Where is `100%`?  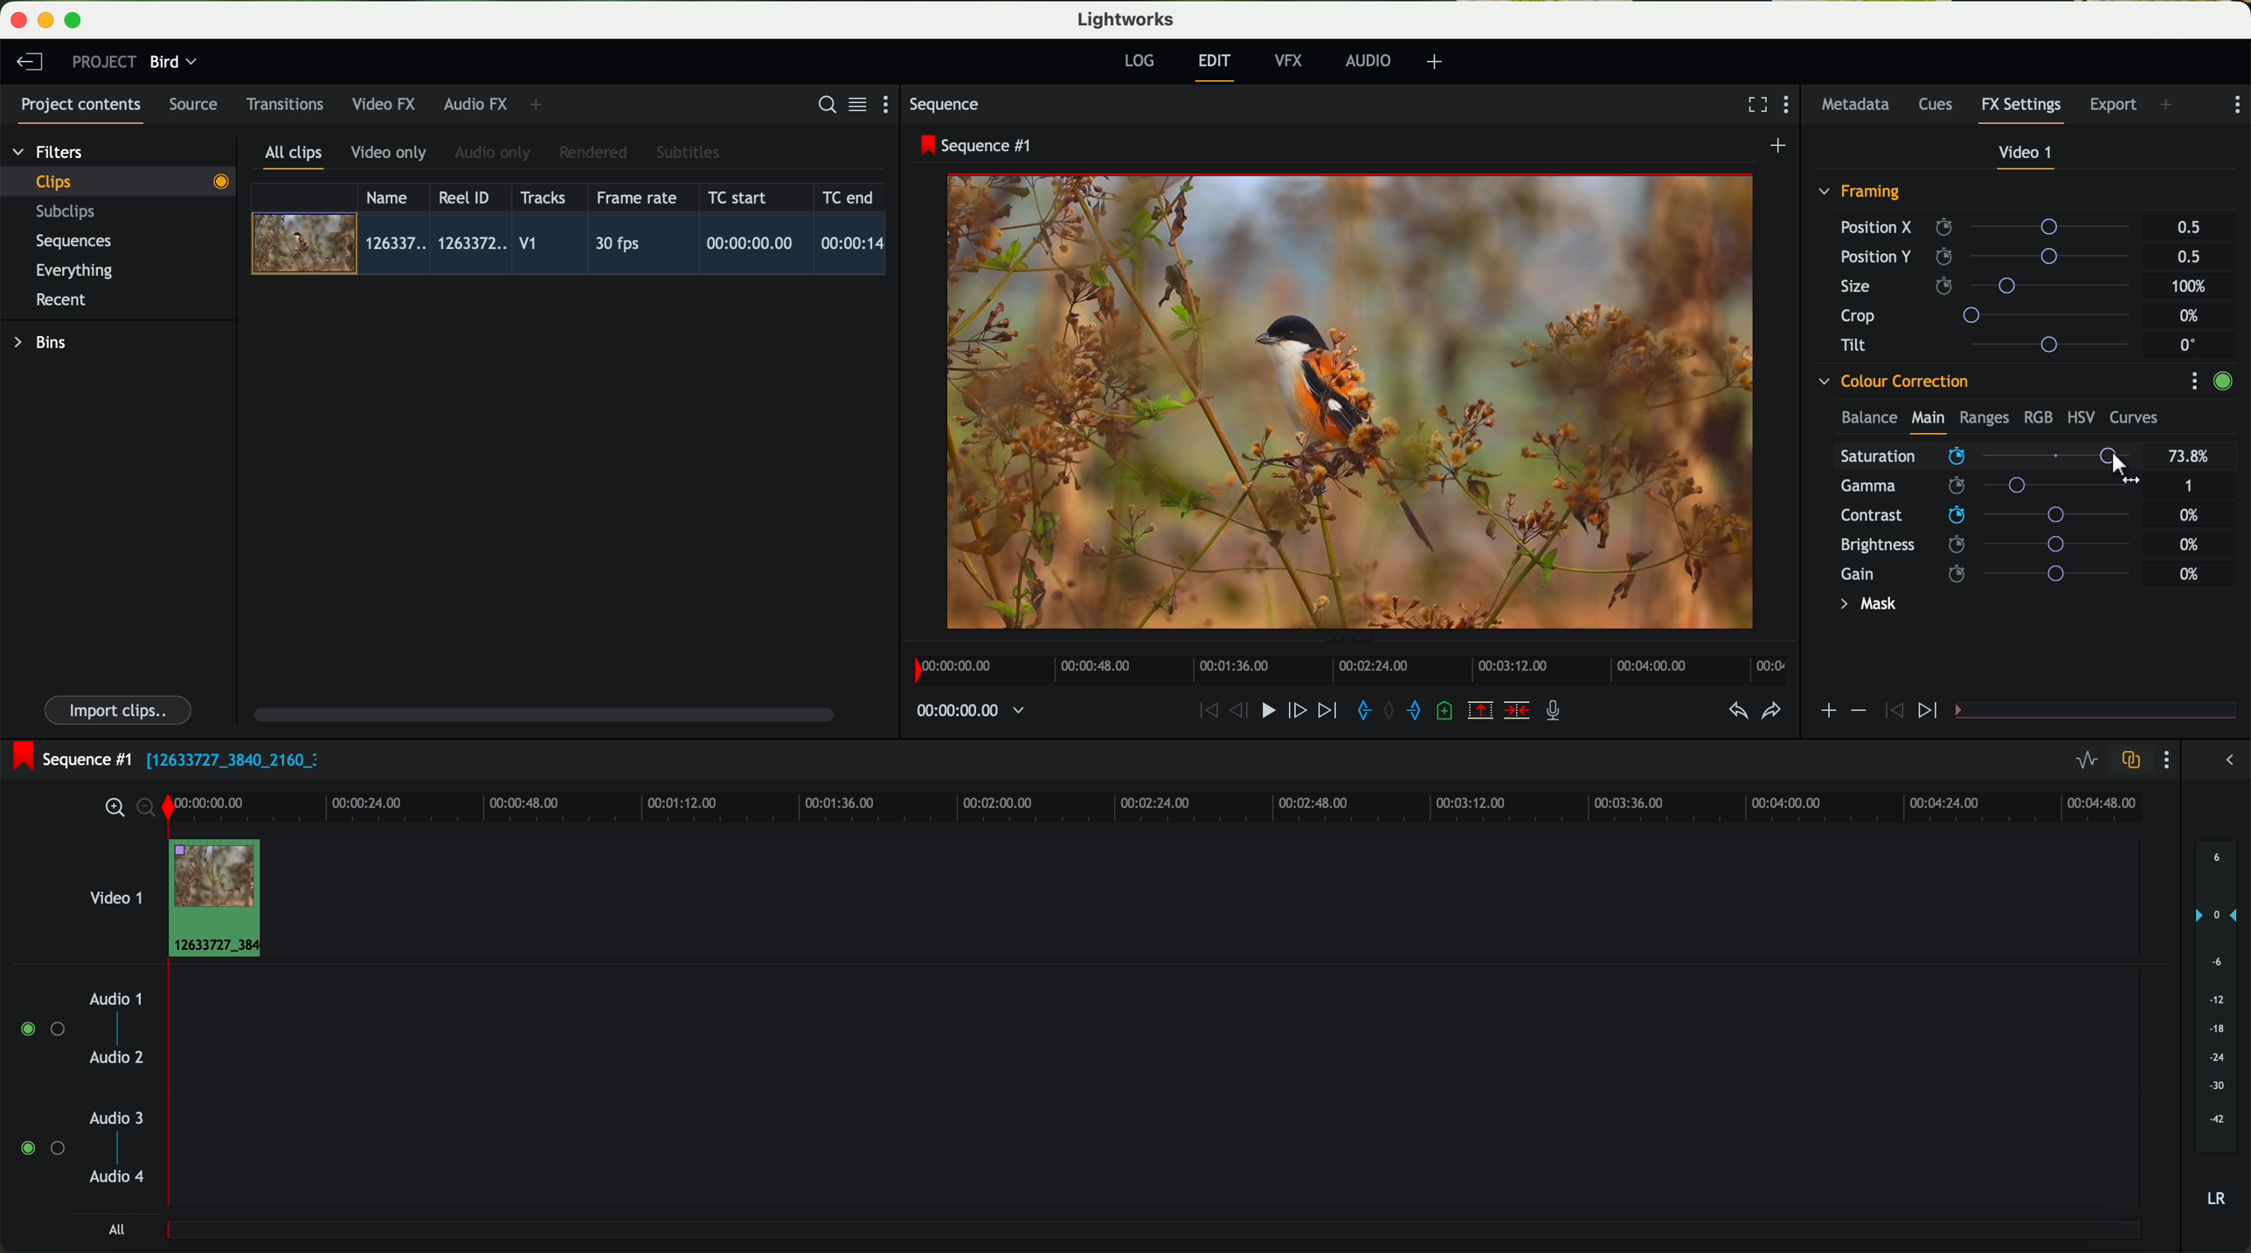
100% is located at coordinates (2193, 286).